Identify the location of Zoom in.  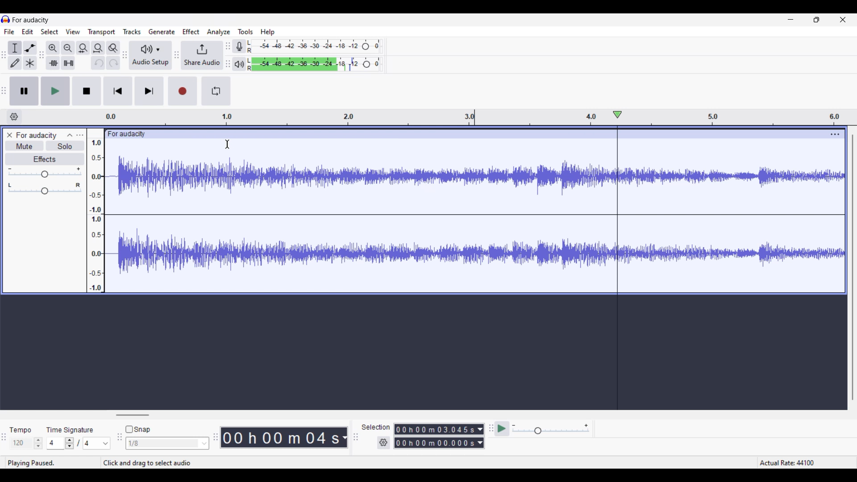
(53, 48).